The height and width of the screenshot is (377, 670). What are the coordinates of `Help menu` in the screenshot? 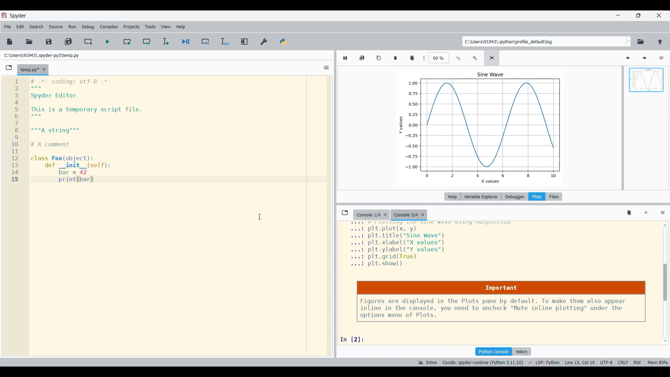 It's located at (181, 27).